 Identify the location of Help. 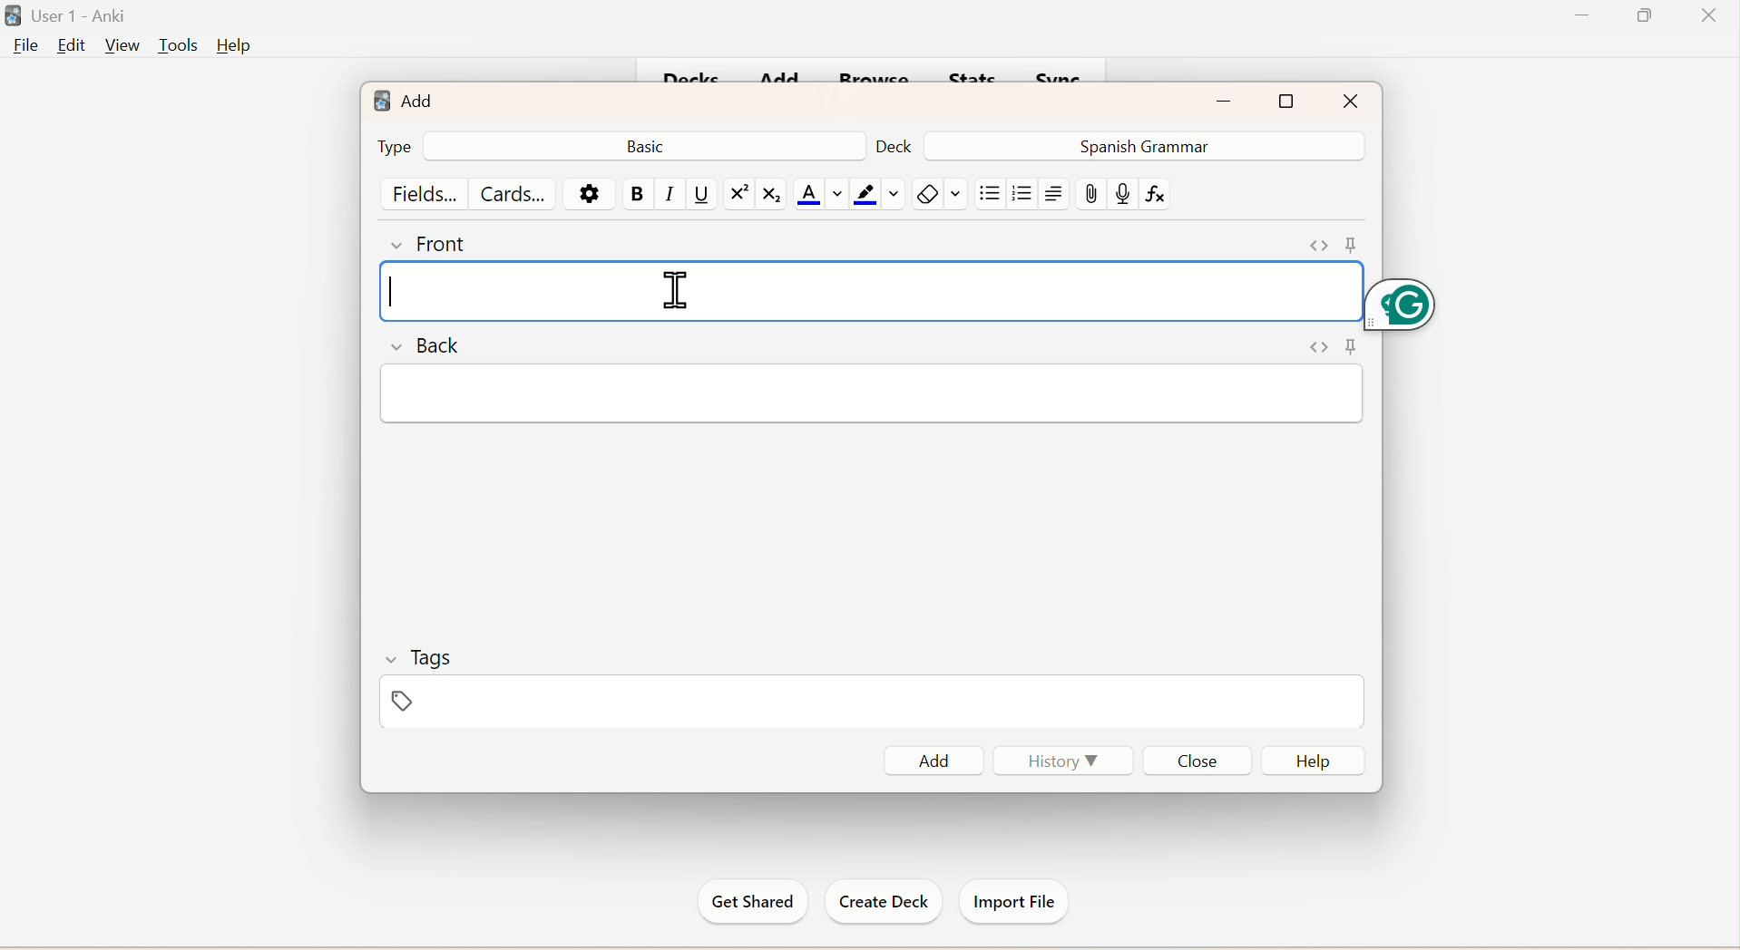
(232, 46).